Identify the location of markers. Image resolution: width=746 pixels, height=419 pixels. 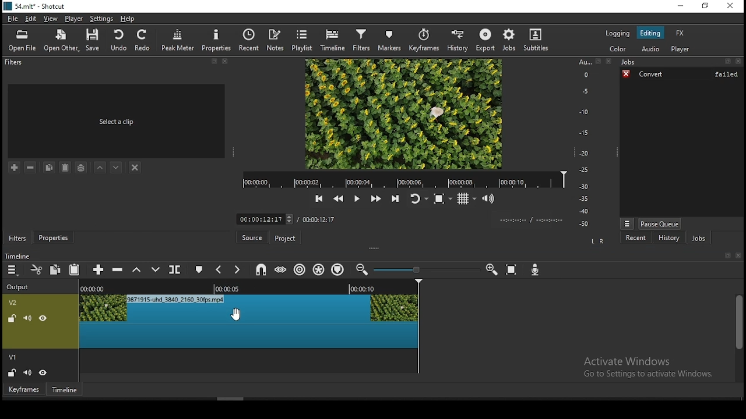
(392, 40).